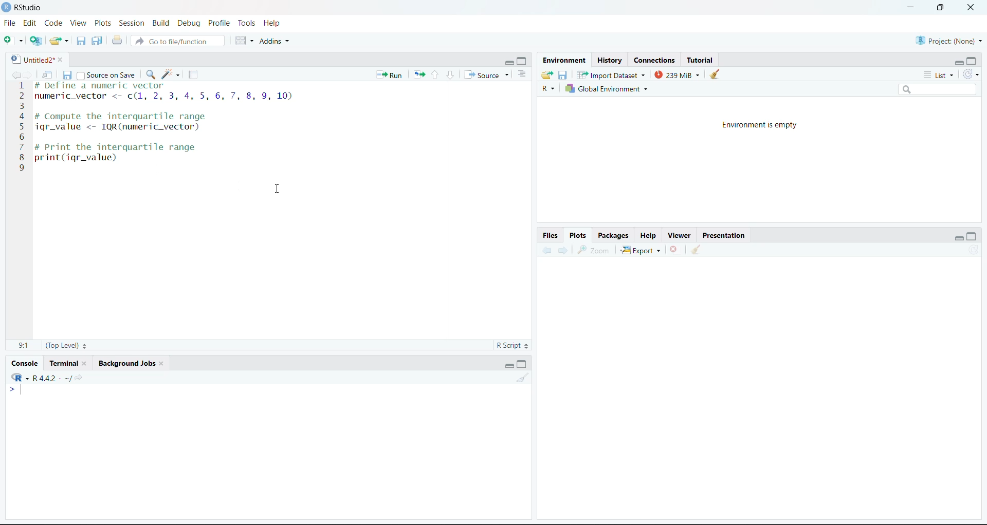  I want to click on New File, so click(13, 40).